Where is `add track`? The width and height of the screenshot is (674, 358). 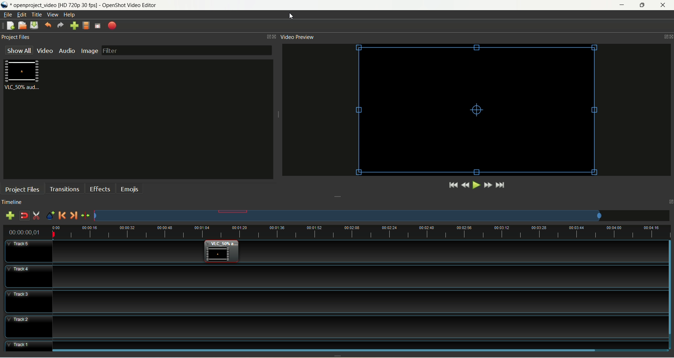 add track is located at coordinates (9, 215).